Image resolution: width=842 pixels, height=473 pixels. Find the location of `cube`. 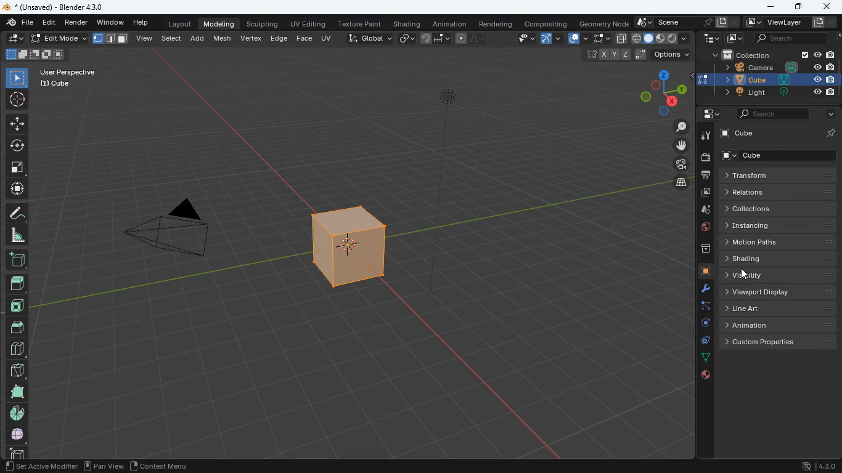

cube is located at coordinates (781, 133).